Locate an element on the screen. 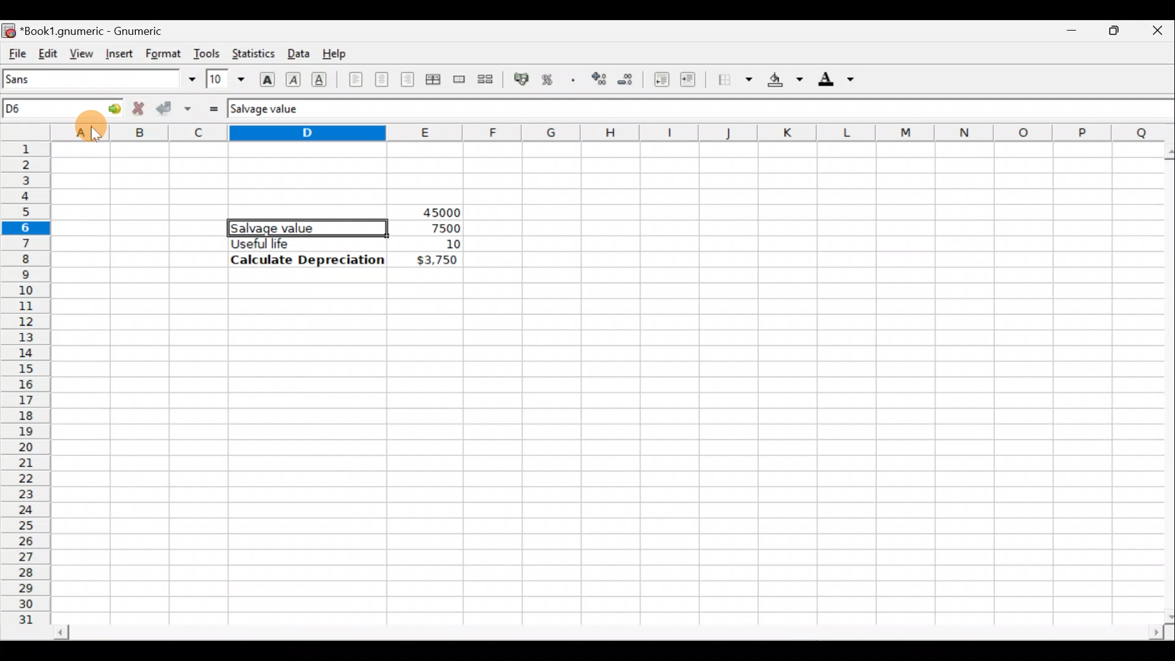 Image resolution: width=1175 pixels, height=661 pixels. Borders is located at coordinates (735, 80).